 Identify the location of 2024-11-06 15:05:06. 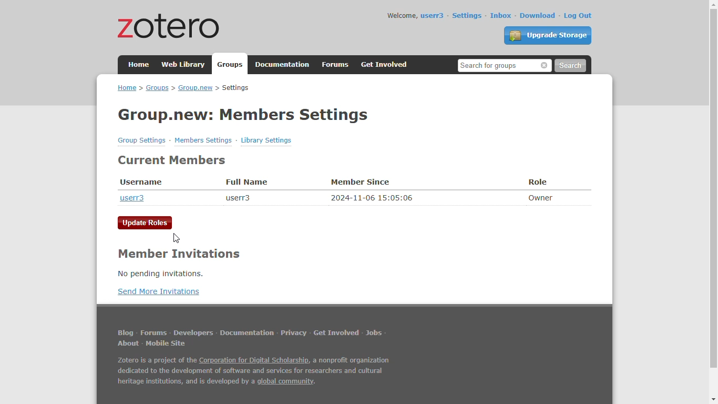
(373, 197).